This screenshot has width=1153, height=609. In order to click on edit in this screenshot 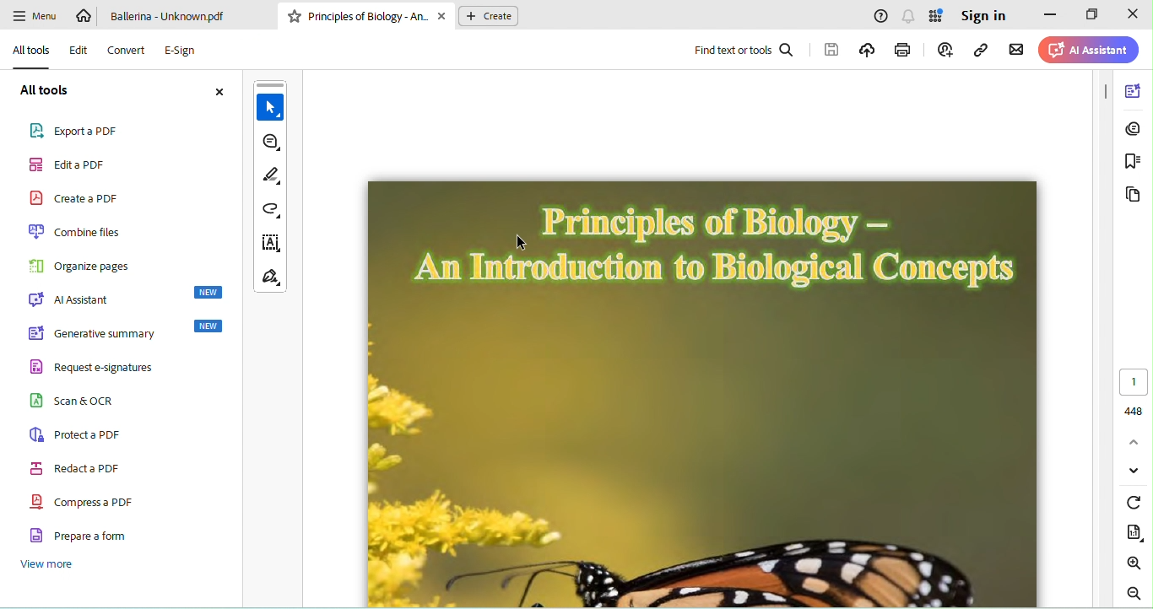, I will do `click(78, 51)`.